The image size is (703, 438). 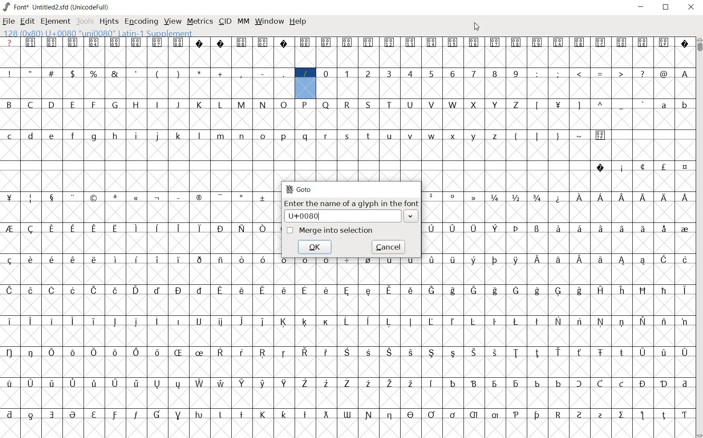 What do you see at coordinates (115, 322) in the screenshot?
I see `glyph` at bounding box center [115, 322].